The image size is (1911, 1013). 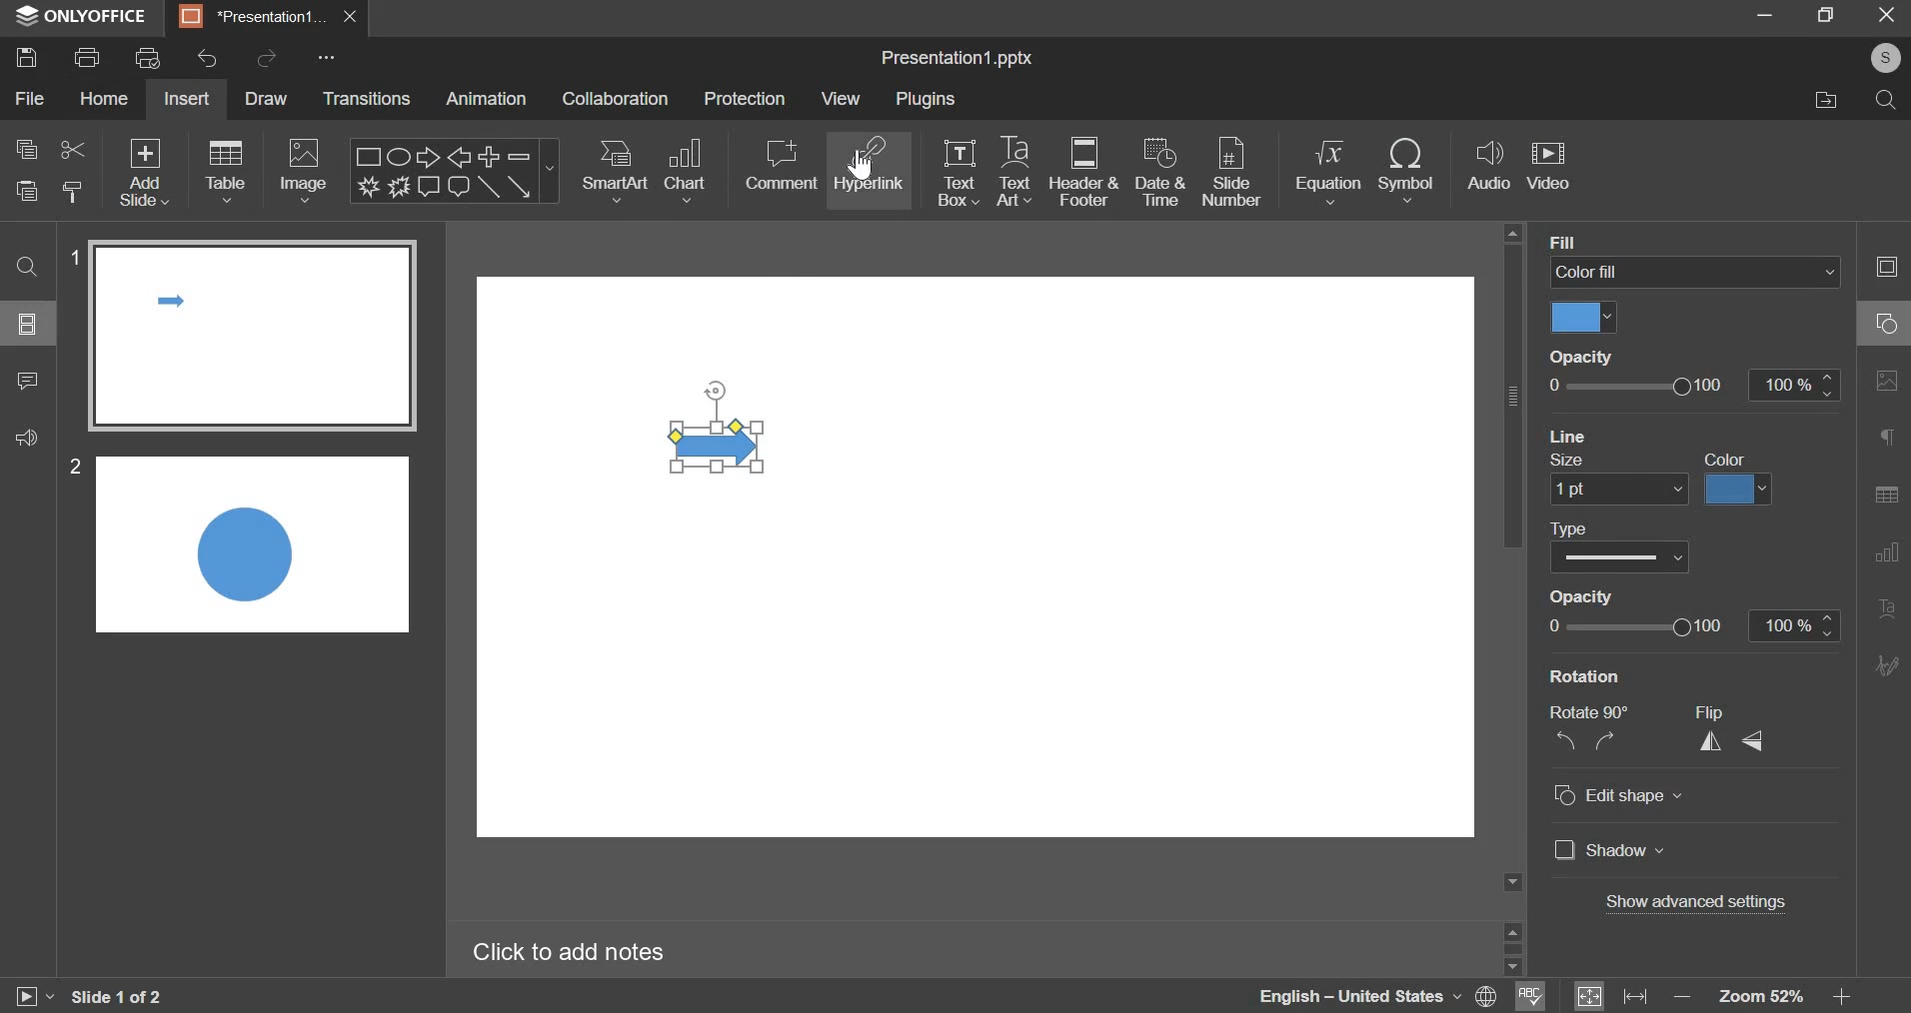 I want to click on audio, so click(x=1491, y=172).